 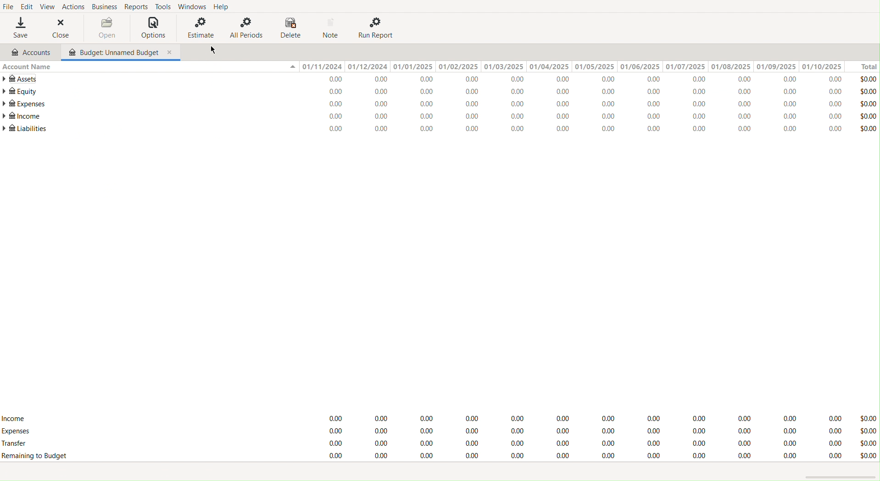 I want to click on Income Values, so click(x=575, y=117).